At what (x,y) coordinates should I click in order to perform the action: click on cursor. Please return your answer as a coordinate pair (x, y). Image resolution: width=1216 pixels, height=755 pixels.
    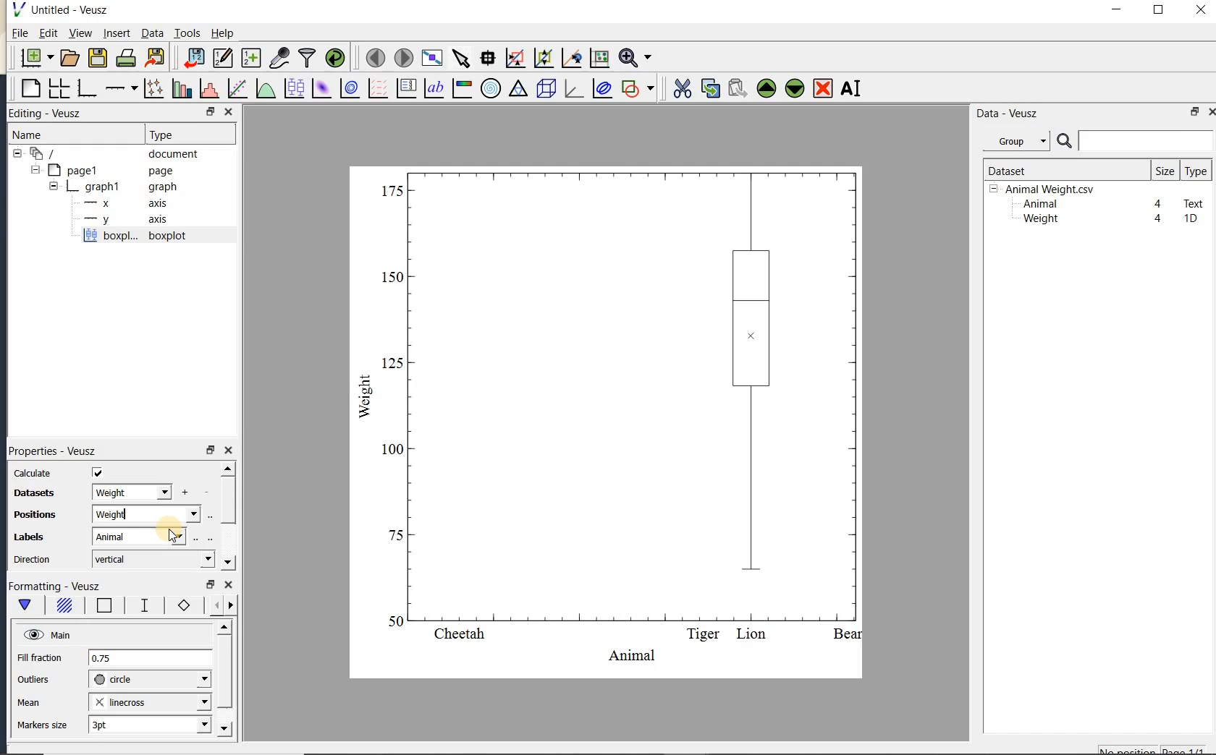
    Looking at the image, I should click on (175, 537).